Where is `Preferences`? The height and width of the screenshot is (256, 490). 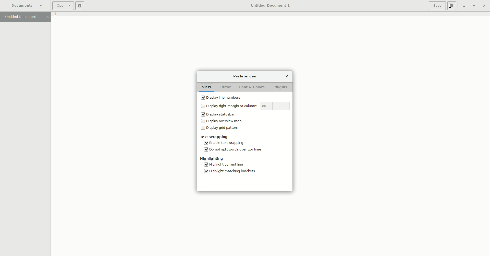 Preferences is located at coordinates (244, 76).